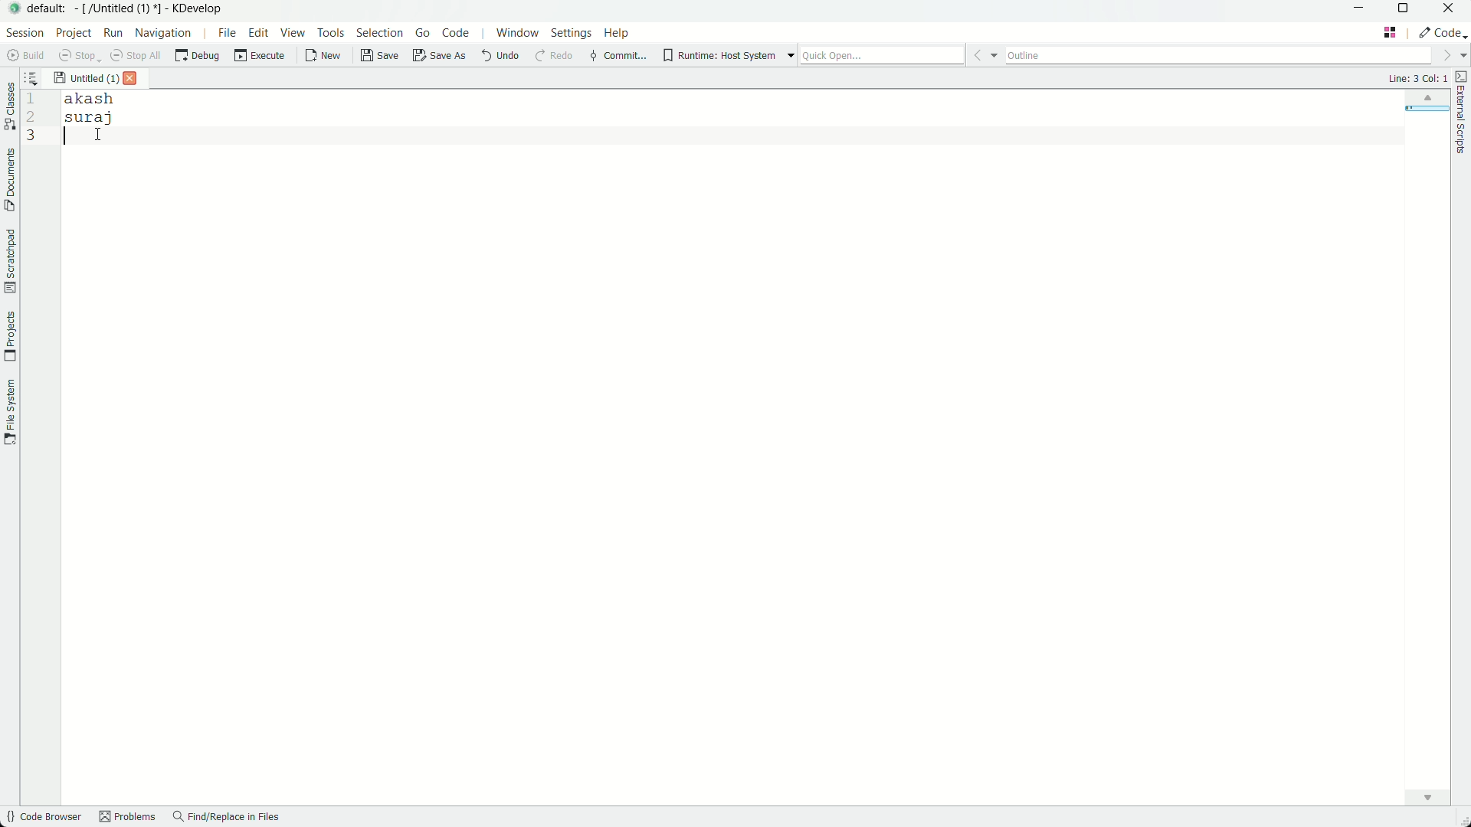  What do you see at coordinates (228, 818) in the screenshot?
I see `find/replace in files` at bounding box center [228, 818].